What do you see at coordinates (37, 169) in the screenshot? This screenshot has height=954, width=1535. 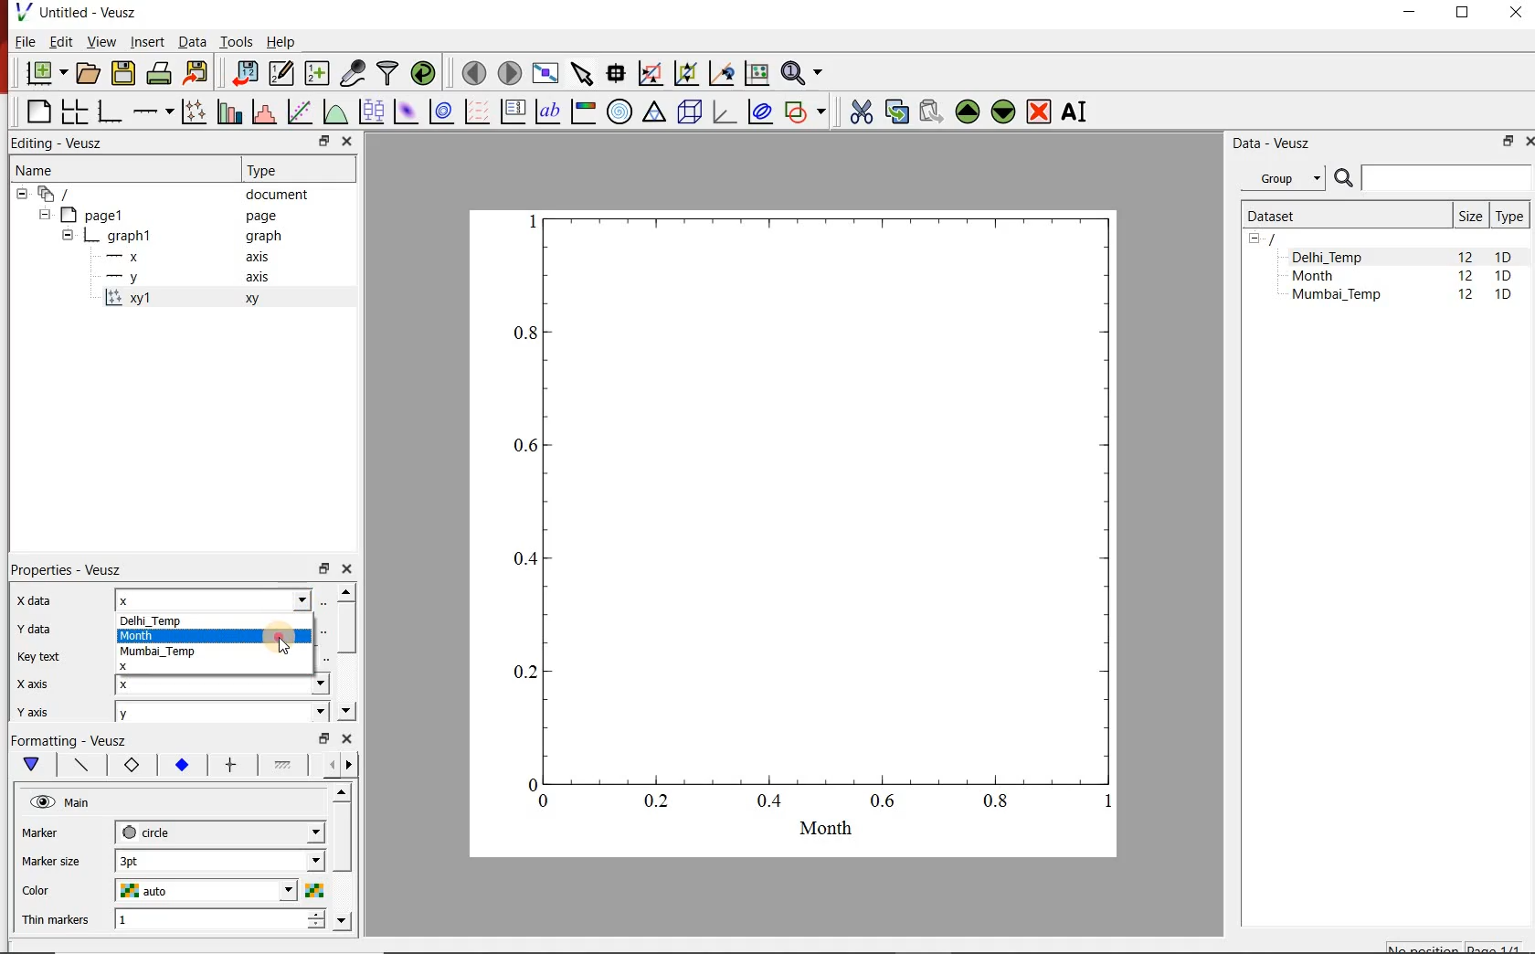 I see `Name` at bounding box center [37, 169].